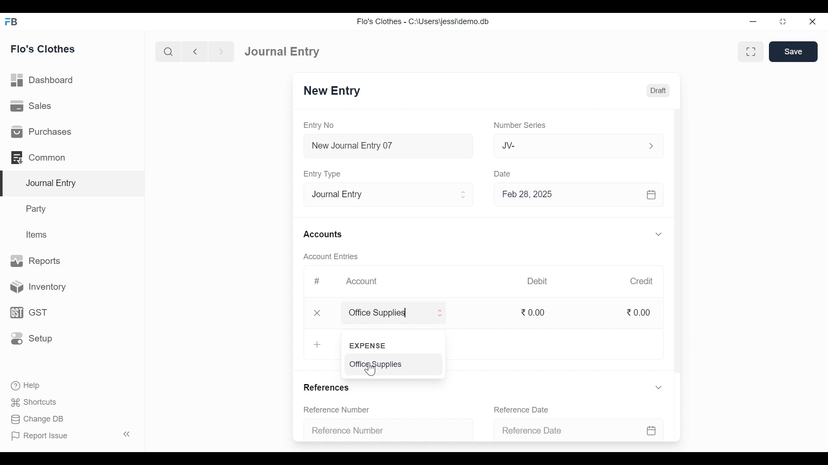 This screenshot has width=828, height=465. What do you see at coordinates (36, 260) in the screenshot?
I see `Reports` at bounding box center [36, 260].